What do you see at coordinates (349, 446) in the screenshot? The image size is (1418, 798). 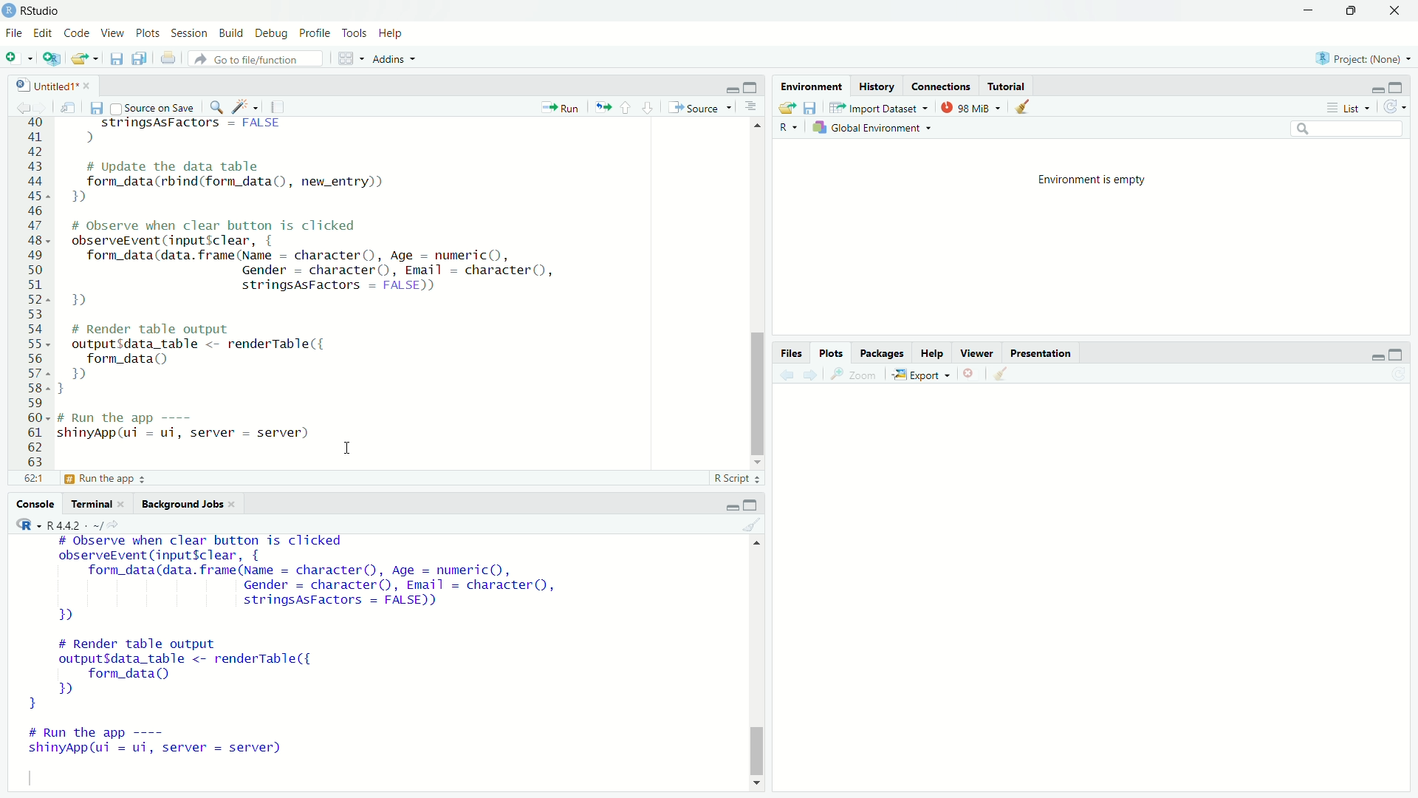 I see `cursor` at bounding box center [349, 446].